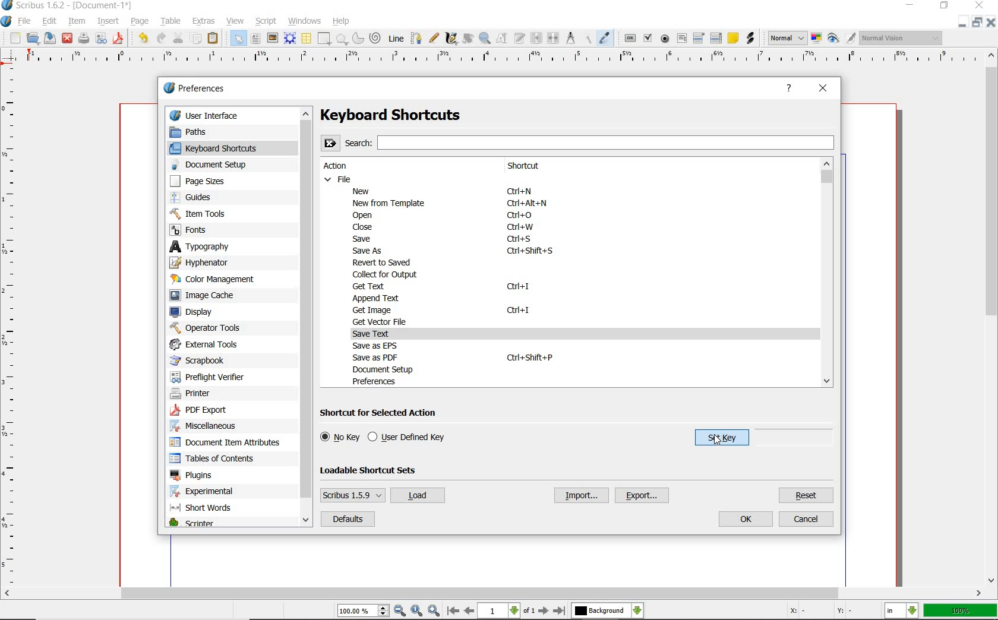  I want to click on minimize, so click(978, 22).